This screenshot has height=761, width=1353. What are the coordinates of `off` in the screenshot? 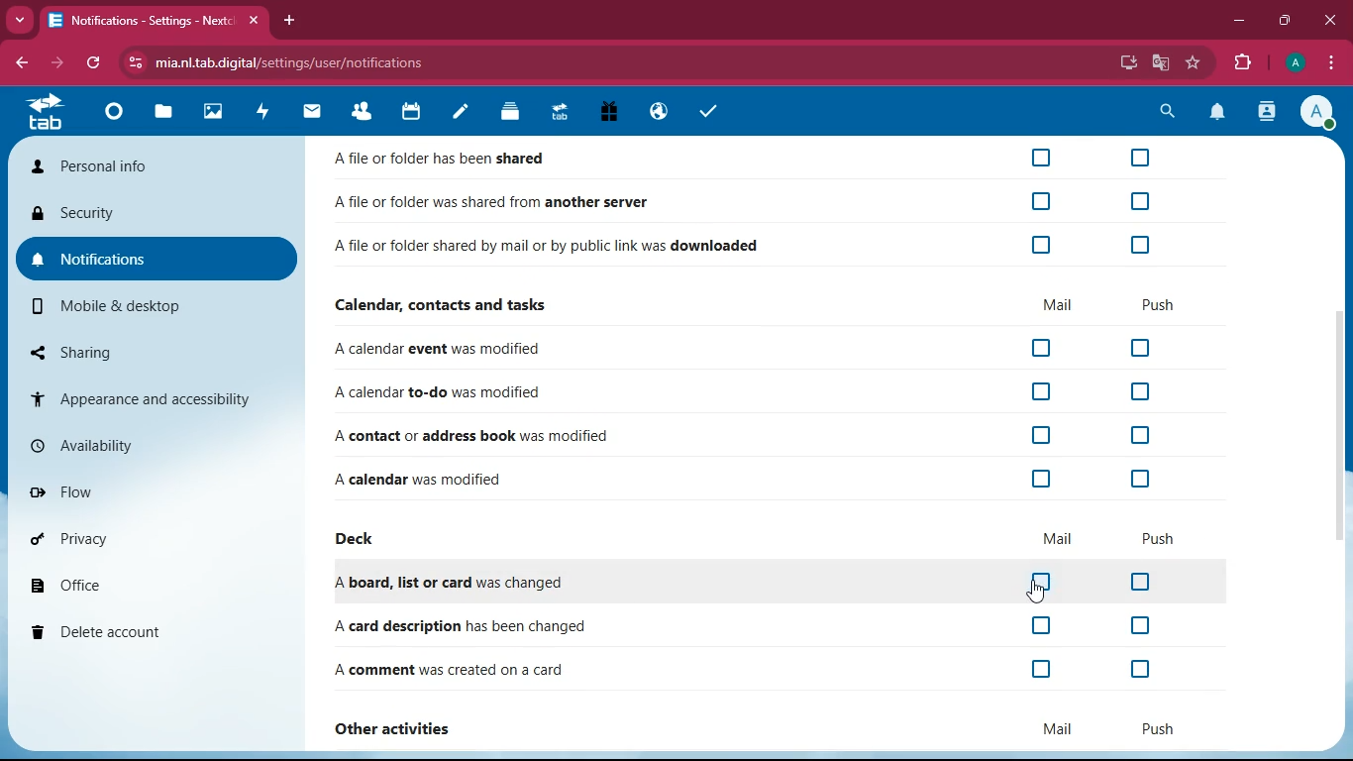 It's located at (1139, 430).